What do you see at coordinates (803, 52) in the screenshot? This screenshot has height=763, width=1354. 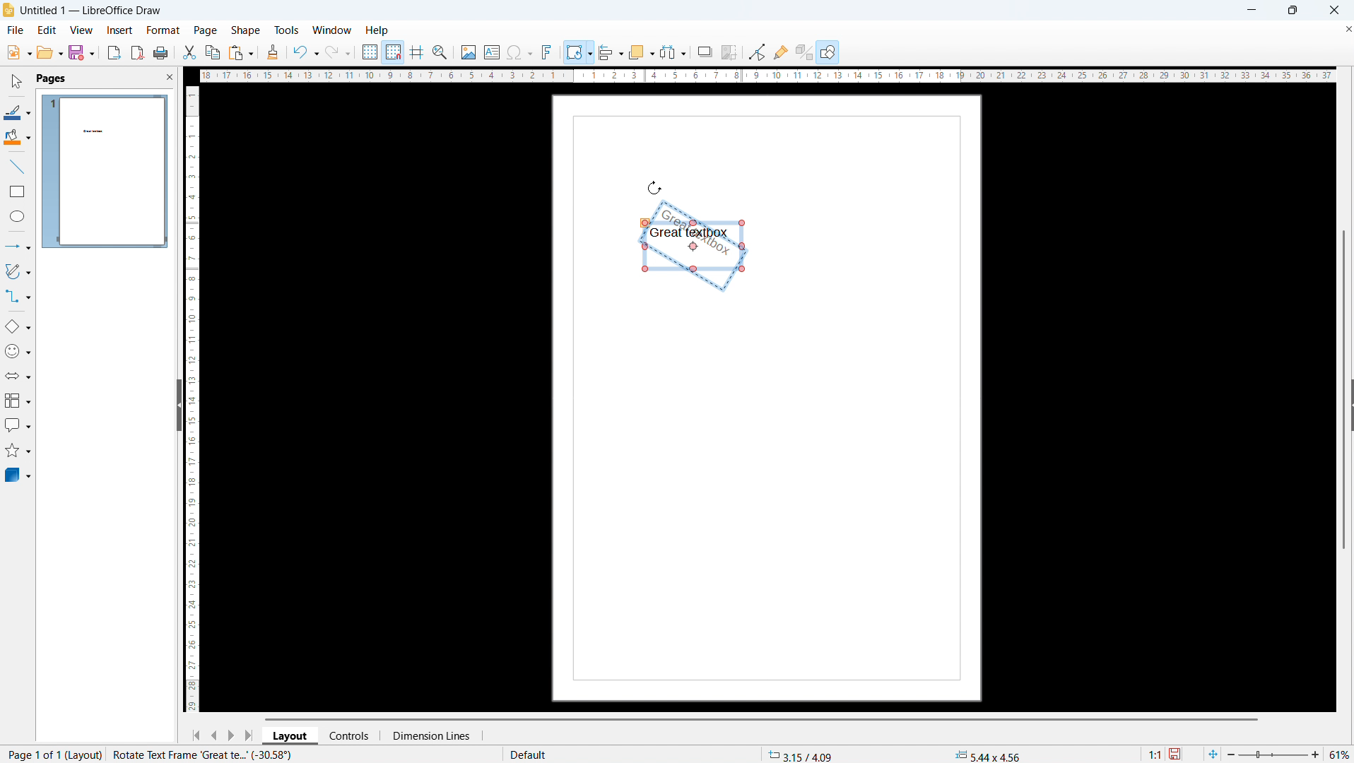 I see `toggle extrusion` at bounding box center [803, 52].